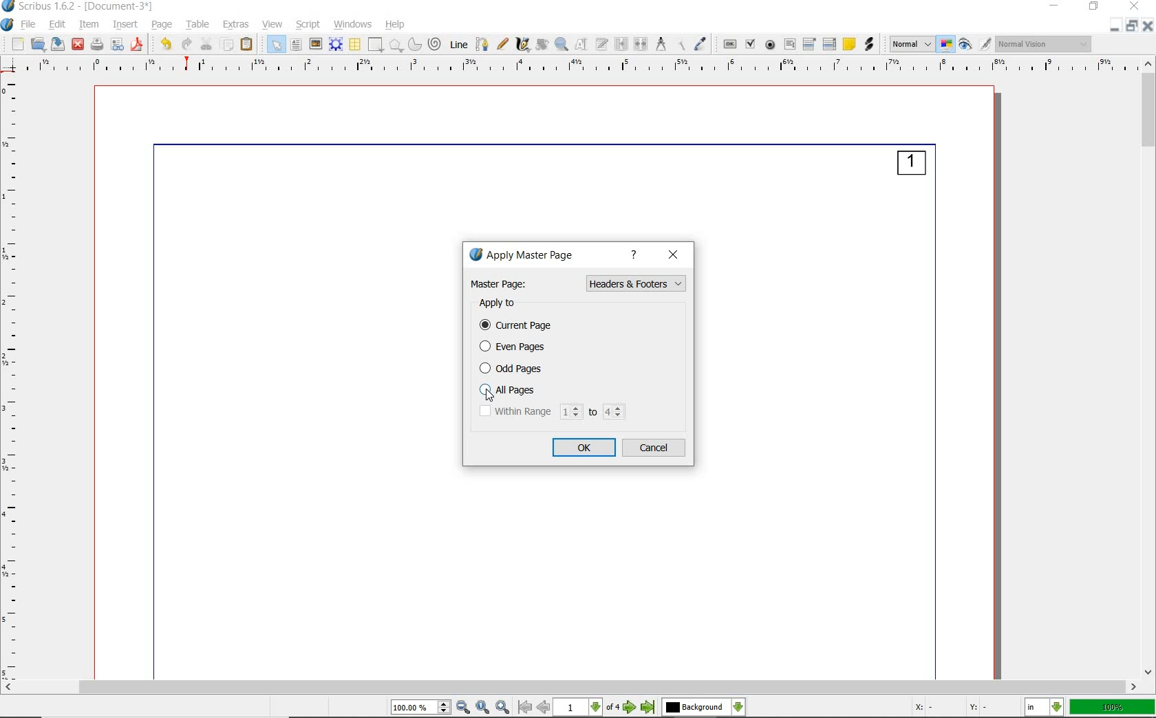 The width and height of the screenshot is (1156, 718). Describe the element at coordinates (336, 44) in the screenshot. I see `render frame` at that location.